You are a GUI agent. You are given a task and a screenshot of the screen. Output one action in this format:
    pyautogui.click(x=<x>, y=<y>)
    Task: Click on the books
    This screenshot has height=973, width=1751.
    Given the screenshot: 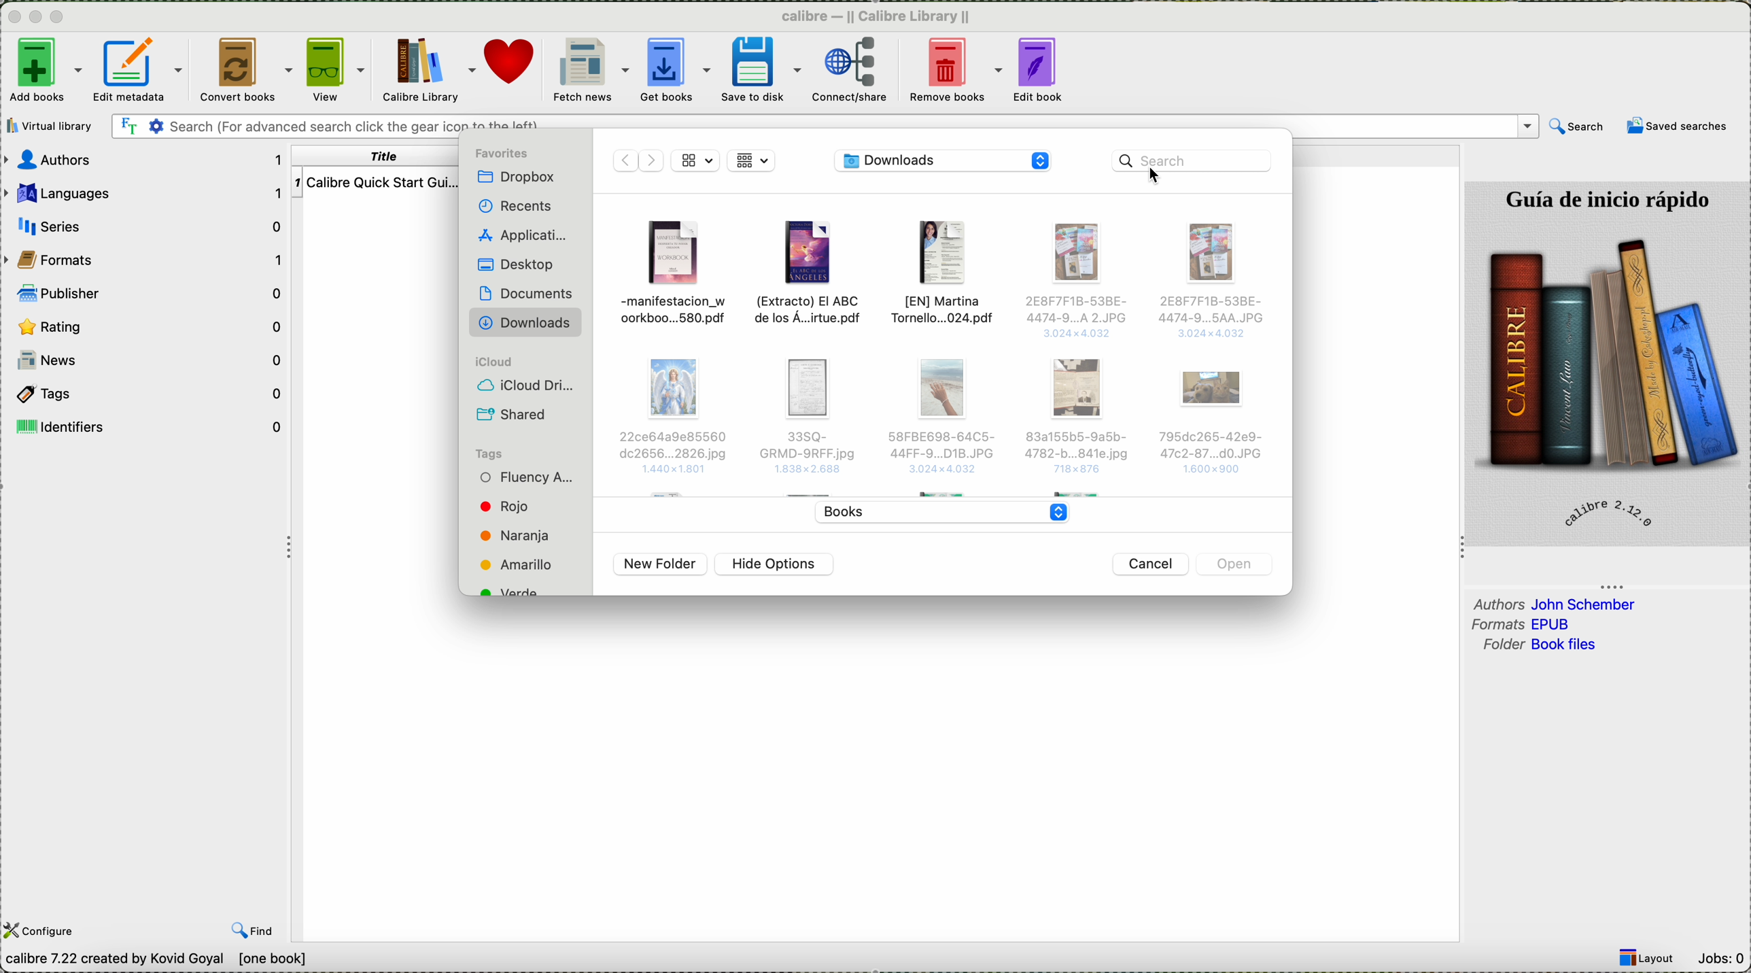 What is the action you would take?
    pyautogui.click(x=937, y=511)
    